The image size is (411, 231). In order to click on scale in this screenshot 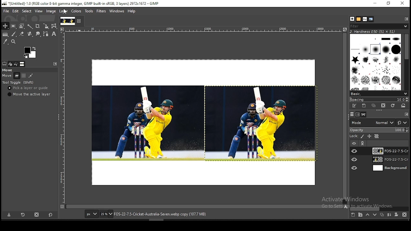, I will do `click(63, 117)`.